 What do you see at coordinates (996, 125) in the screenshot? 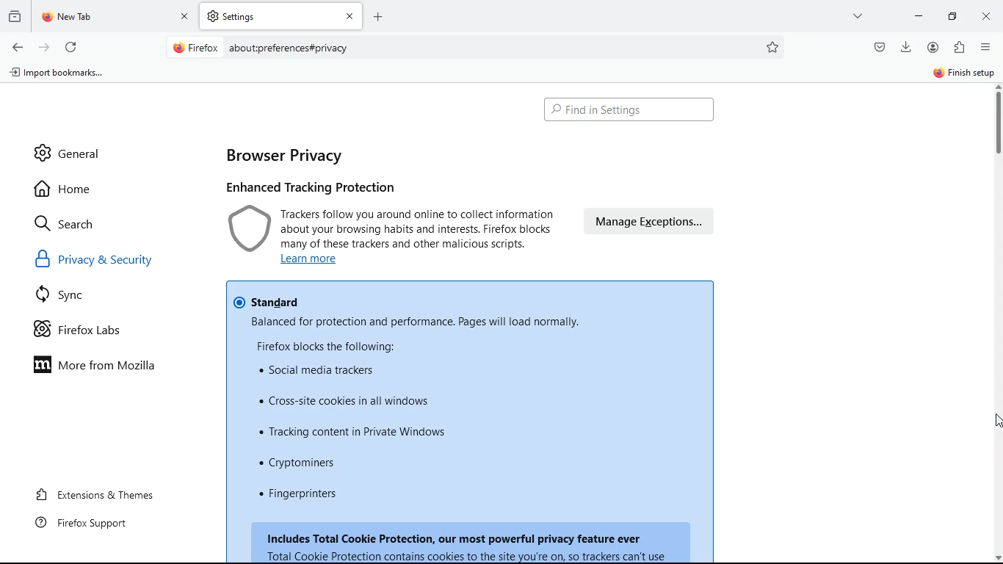
I see `scroll bar` at bounding box center [996, 125].